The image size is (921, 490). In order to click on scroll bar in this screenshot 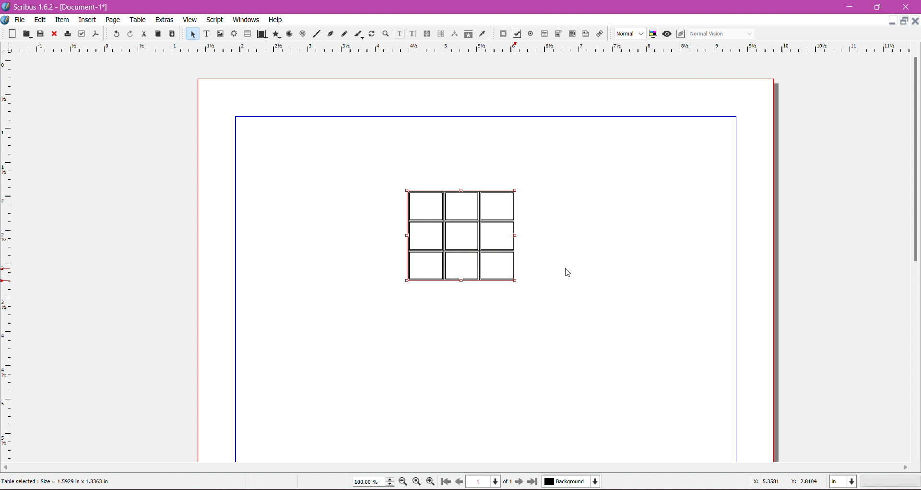, I will do `click(912, 259)`.